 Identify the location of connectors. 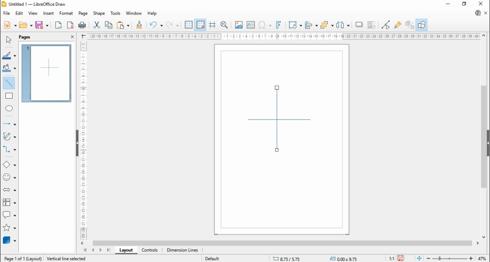
(9, 149).